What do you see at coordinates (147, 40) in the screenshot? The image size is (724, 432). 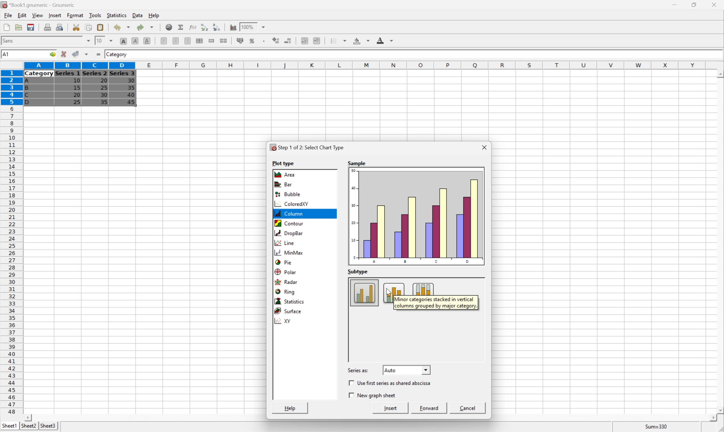 I see `Underline` at bounding box center [147, 40].